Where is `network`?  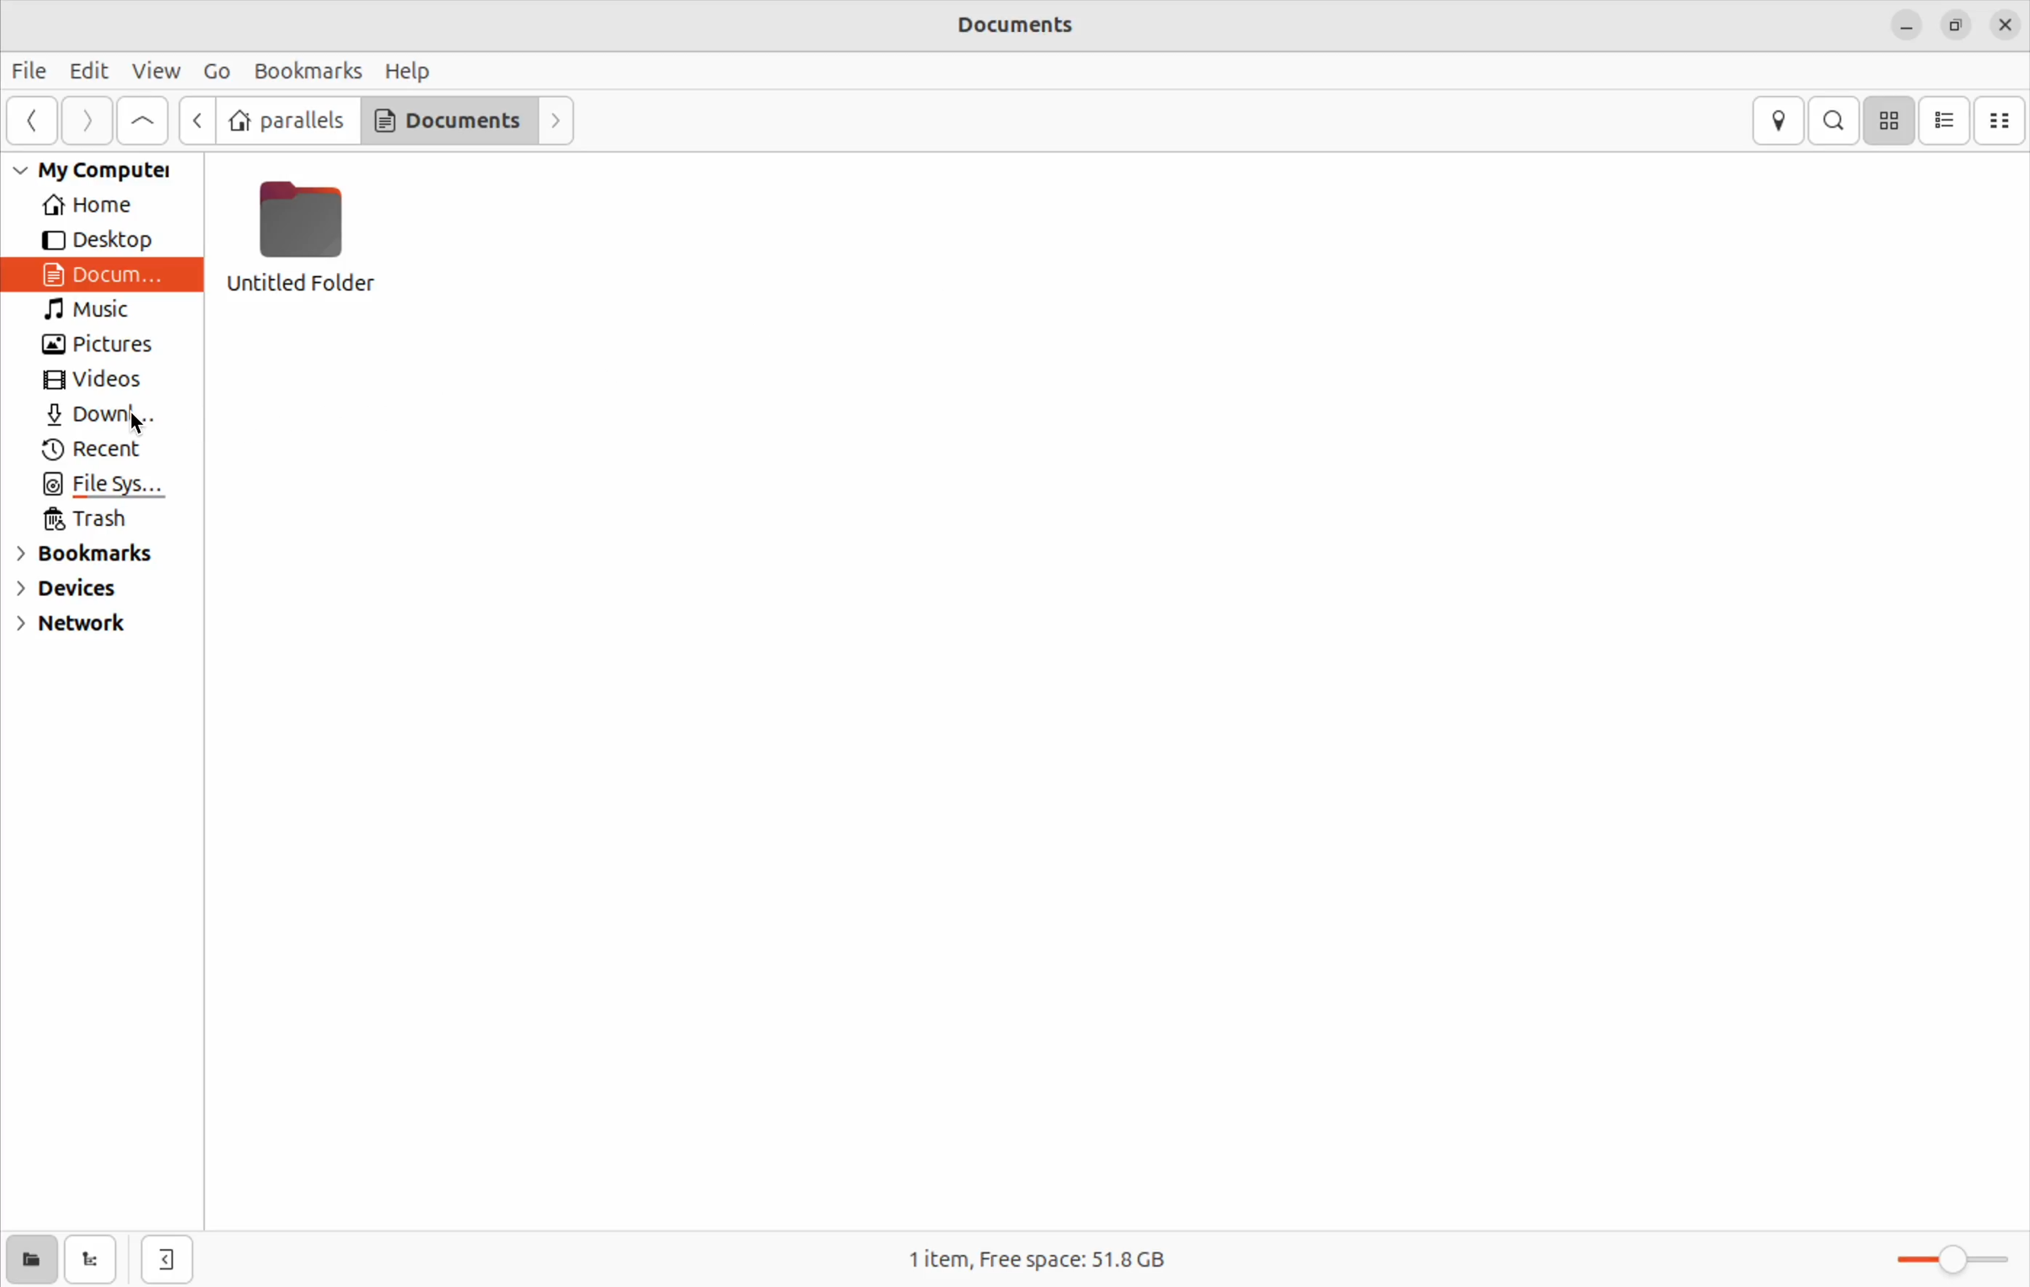 network is located at coordinates (99, 628).